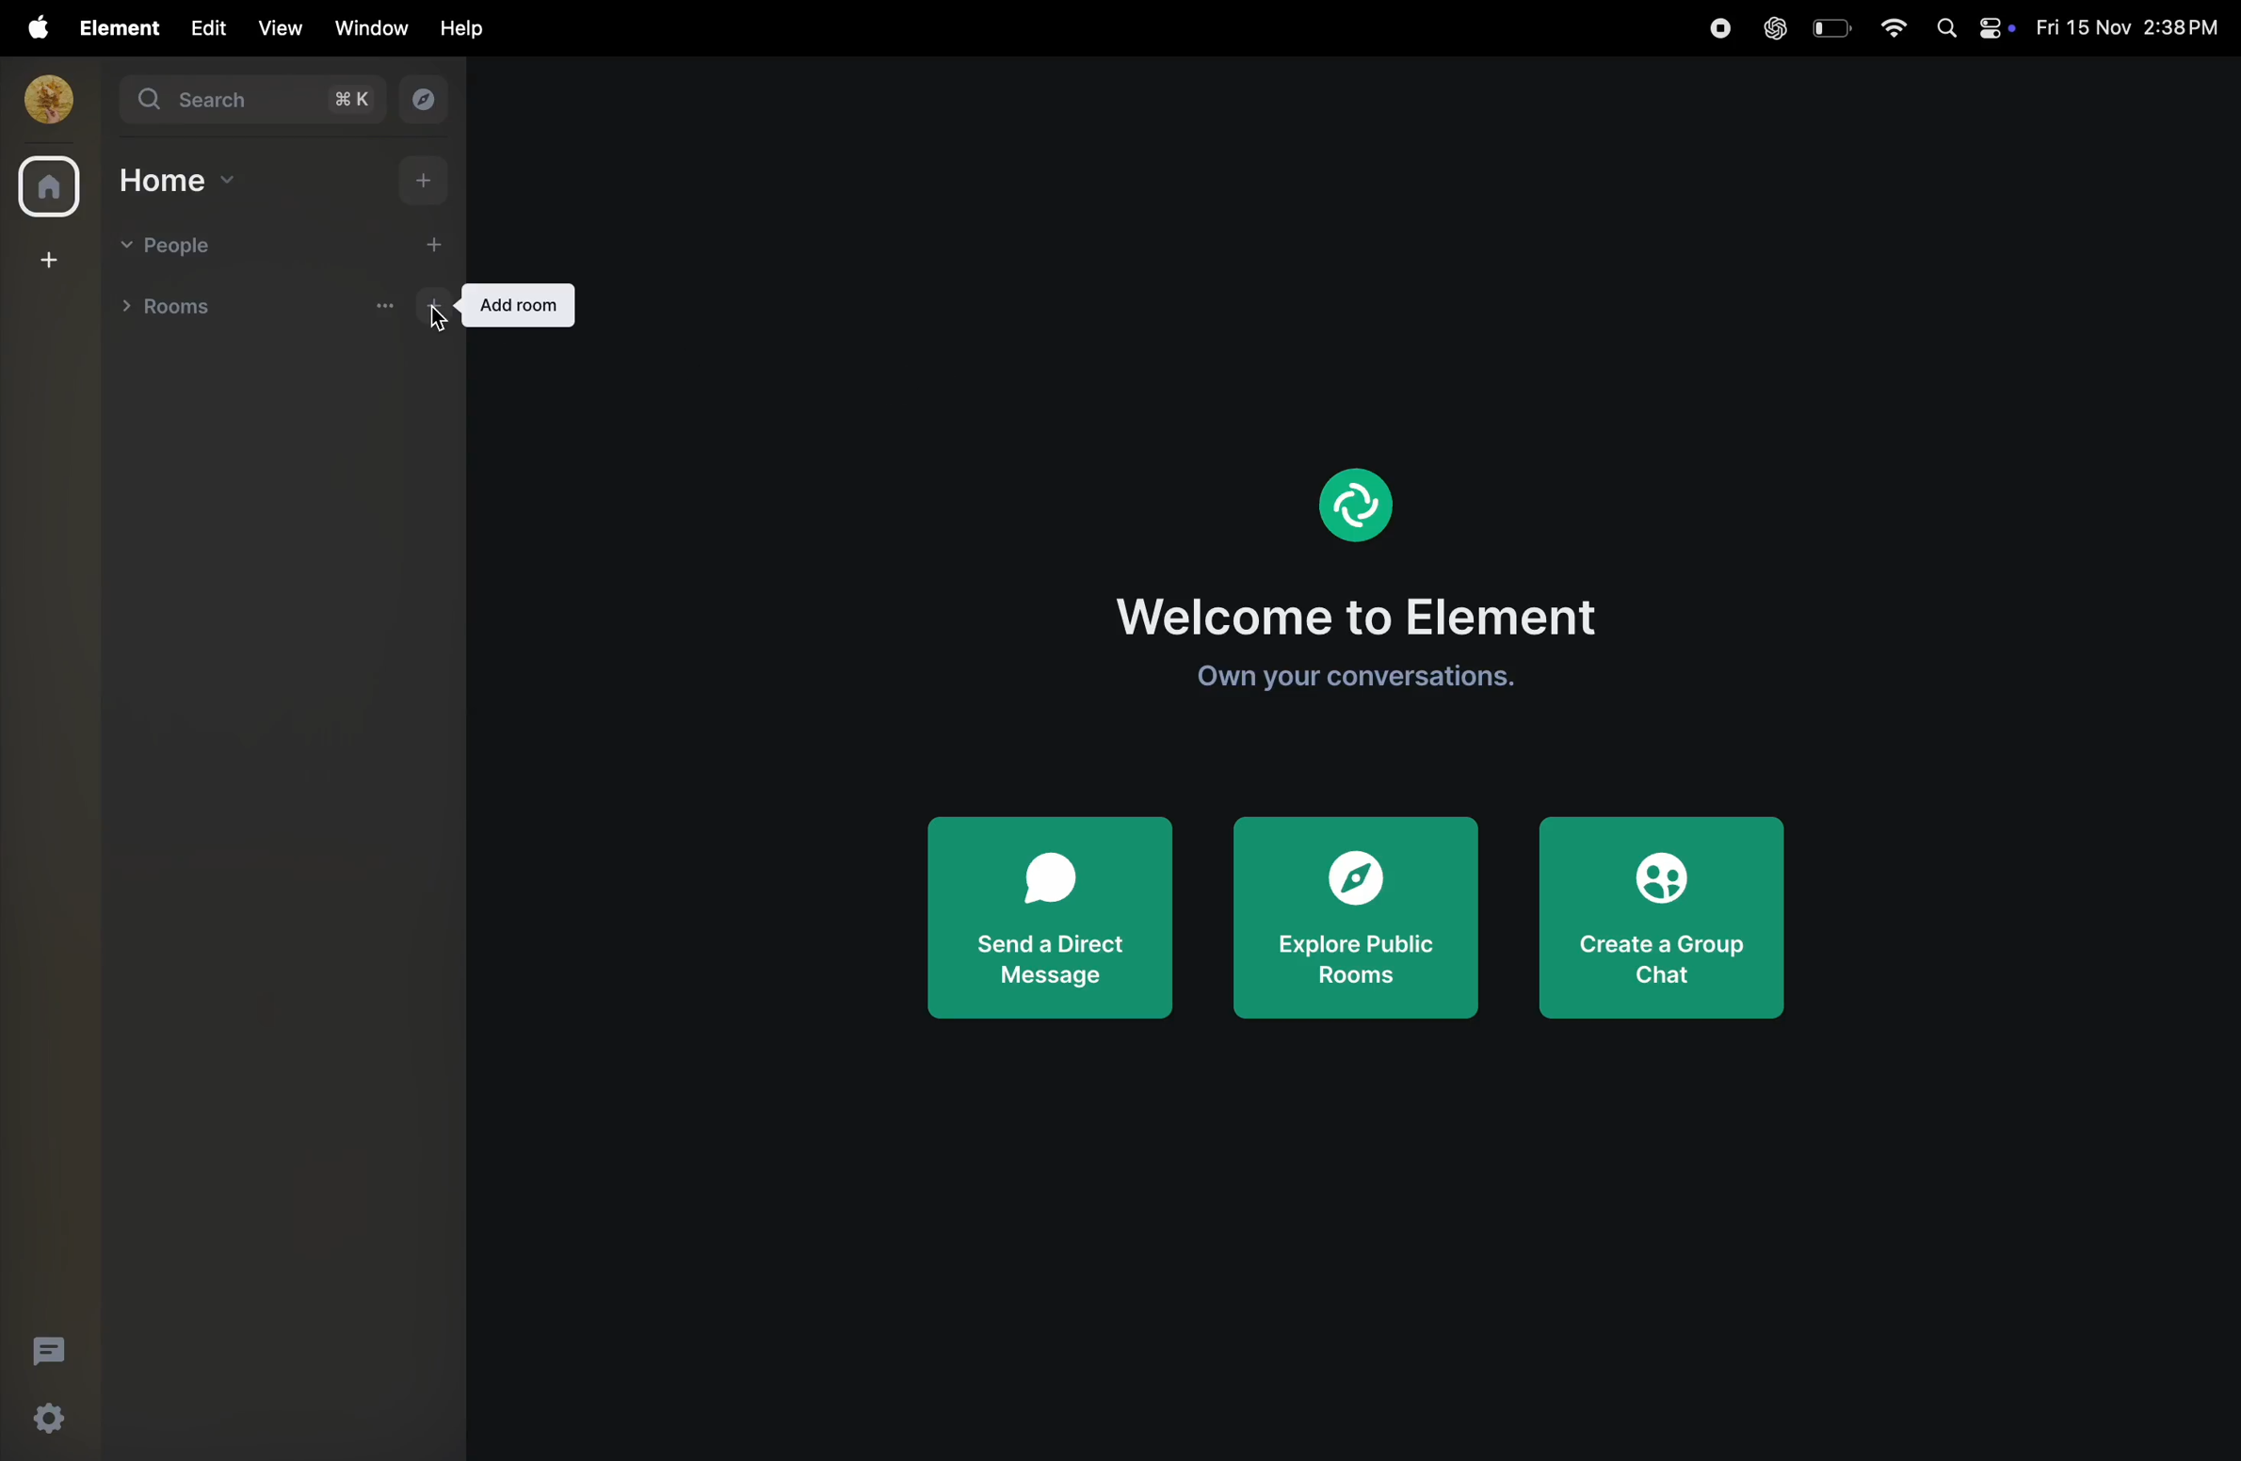 The image size is (2241, 1461). Describe the element at coordinates (435, 308) in the screenshot. I see `add room` at that location.